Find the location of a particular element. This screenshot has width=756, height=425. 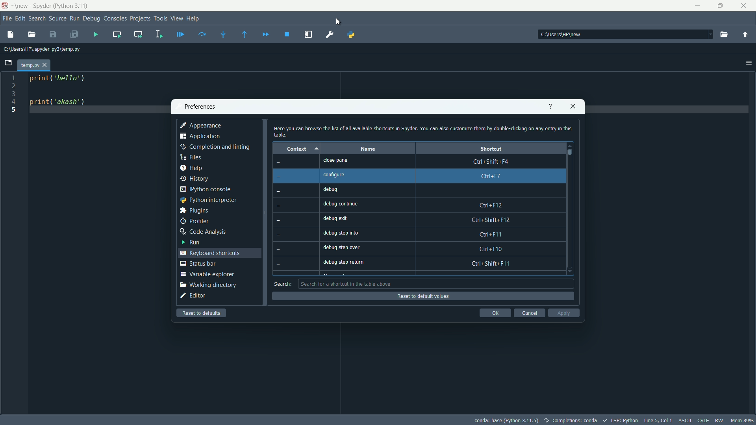

 is located at coordinates (215, 147).